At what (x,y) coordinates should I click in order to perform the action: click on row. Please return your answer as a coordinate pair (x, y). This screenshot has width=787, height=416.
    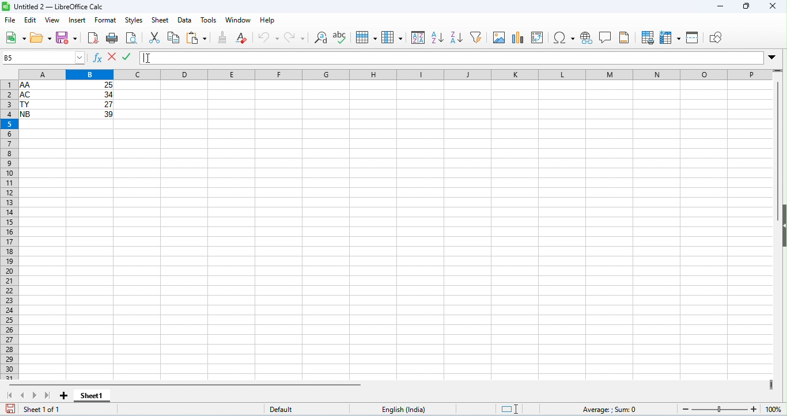
    Looking at the image, I should click on (366, 37).